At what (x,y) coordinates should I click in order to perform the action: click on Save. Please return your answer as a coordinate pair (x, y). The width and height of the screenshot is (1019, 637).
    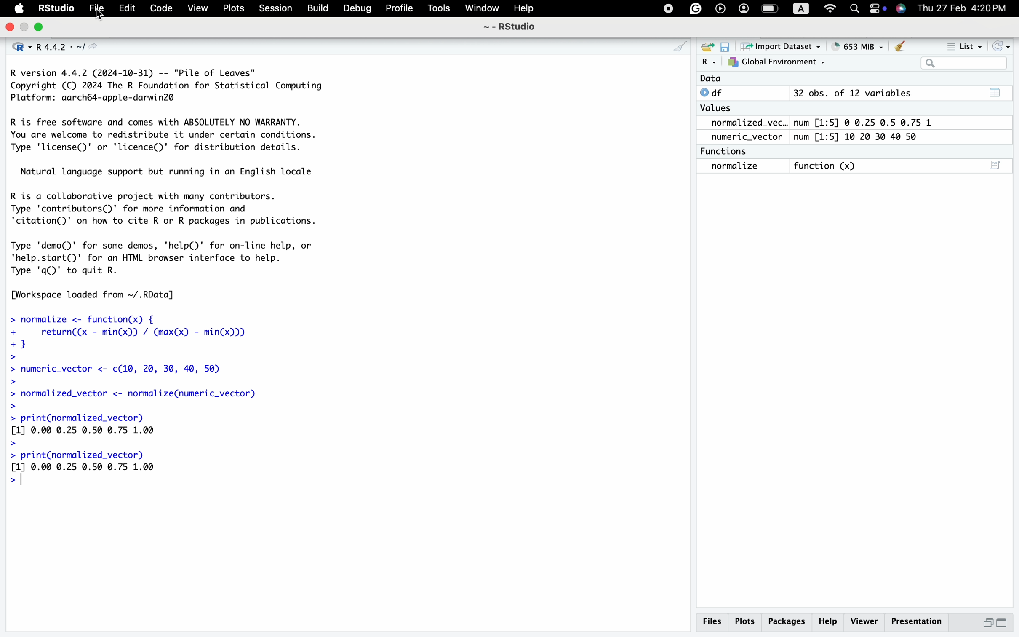
    Looking at the image, I should click on (726, 46).